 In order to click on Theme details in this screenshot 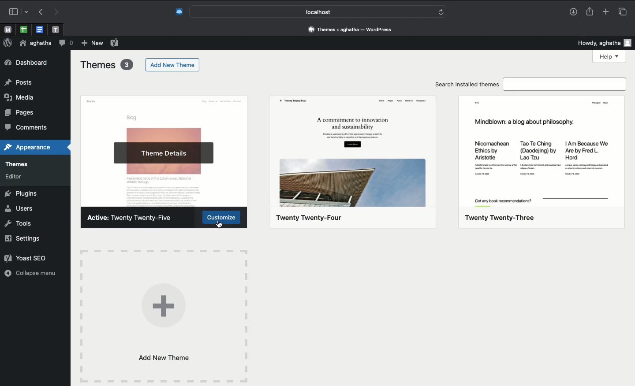, I will do `click(164, 152)`.